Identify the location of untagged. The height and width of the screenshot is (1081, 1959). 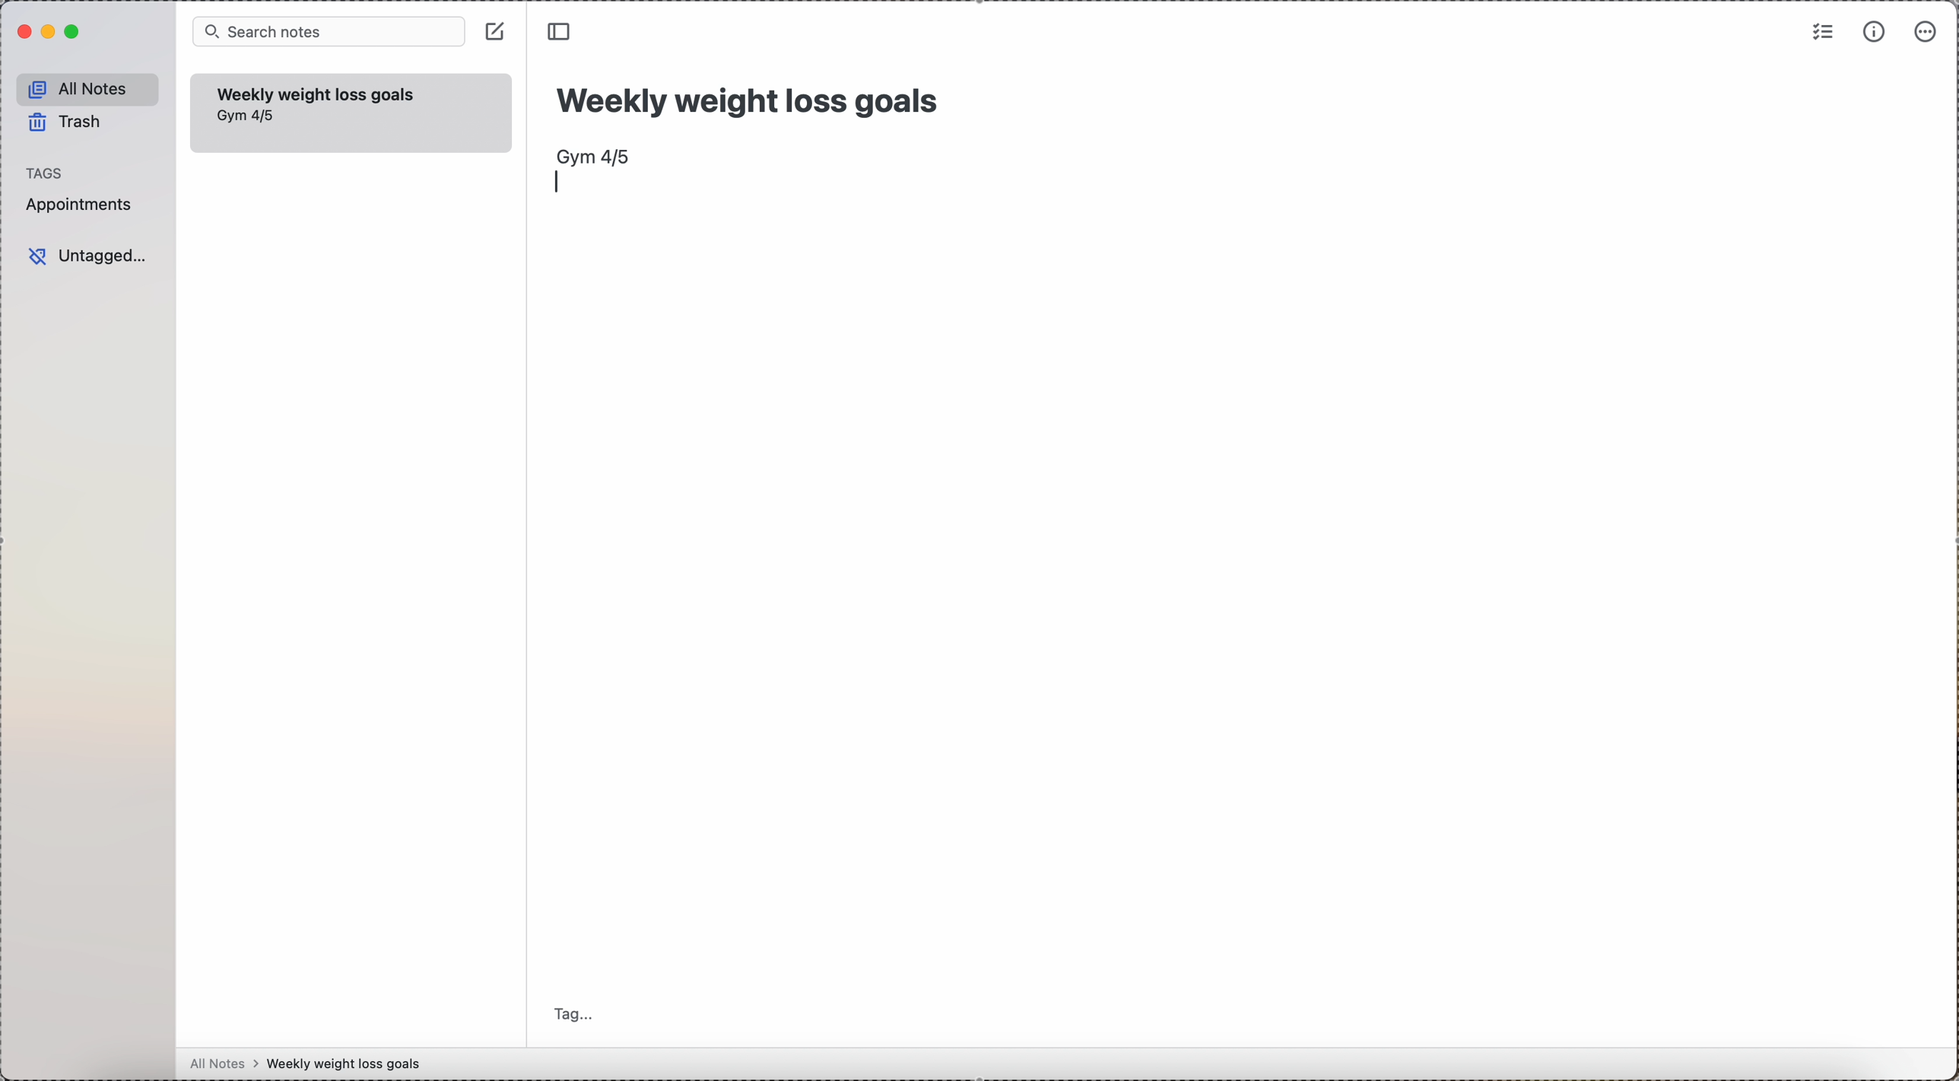
(90, 255).